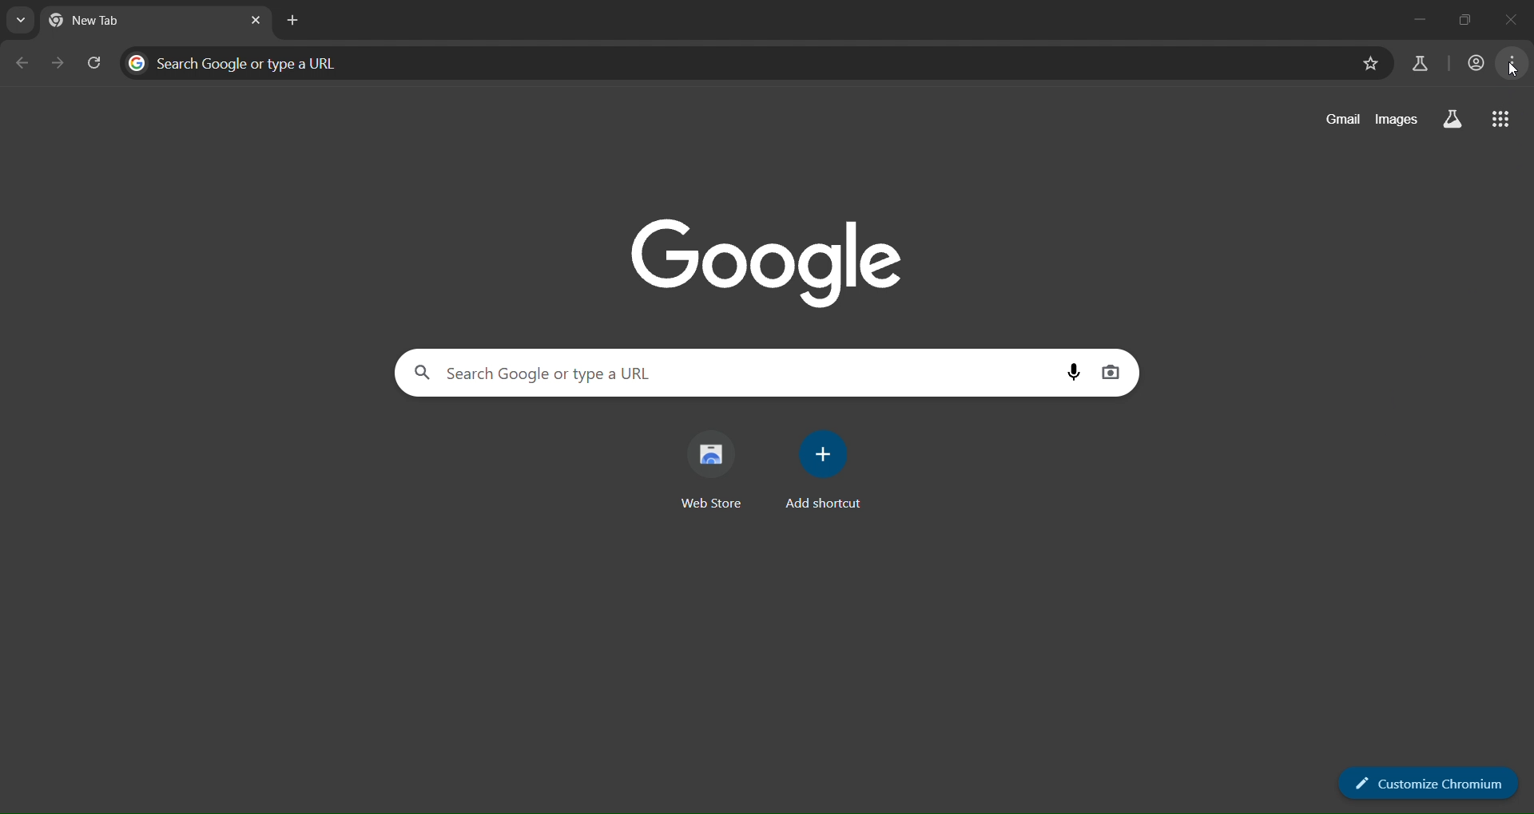 Image resolution: width=1534 pixels, height=814 pixels. Describe the element at coordinates (1476, 65) in the screenshot. I see `account` at that location.